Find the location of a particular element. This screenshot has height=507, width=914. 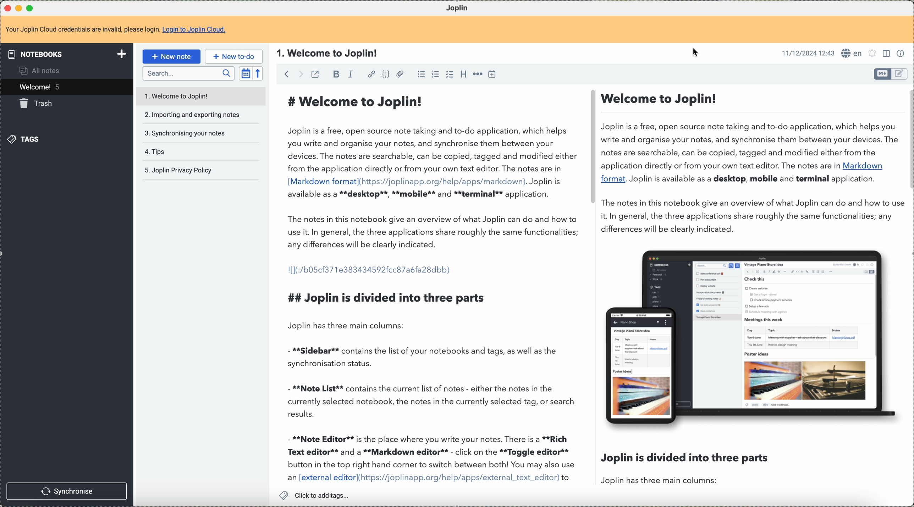

new to-do is located at coordinates (234, 56).